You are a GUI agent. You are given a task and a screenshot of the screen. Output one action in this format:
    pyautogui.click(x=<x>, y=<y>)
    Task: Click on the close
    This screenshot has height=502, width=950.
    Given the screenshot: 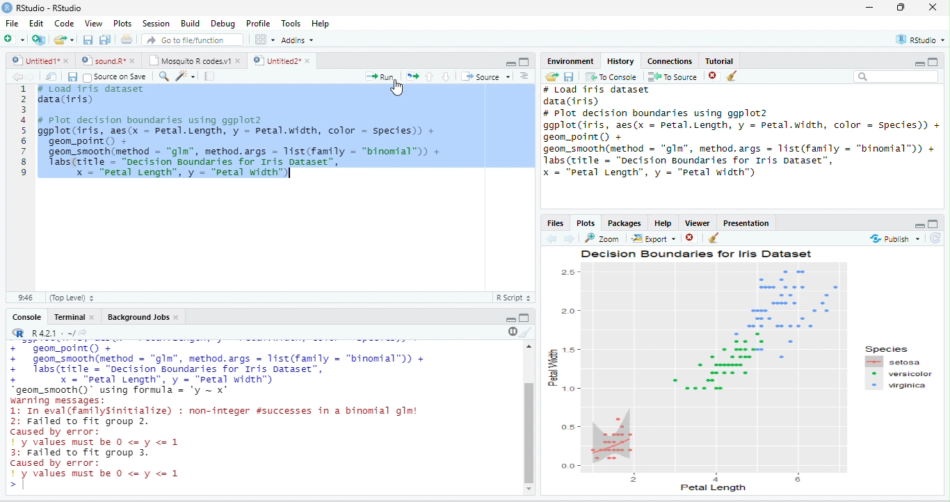 What is the action you would take?
    pyautogui.click(x=933, y=7)
    